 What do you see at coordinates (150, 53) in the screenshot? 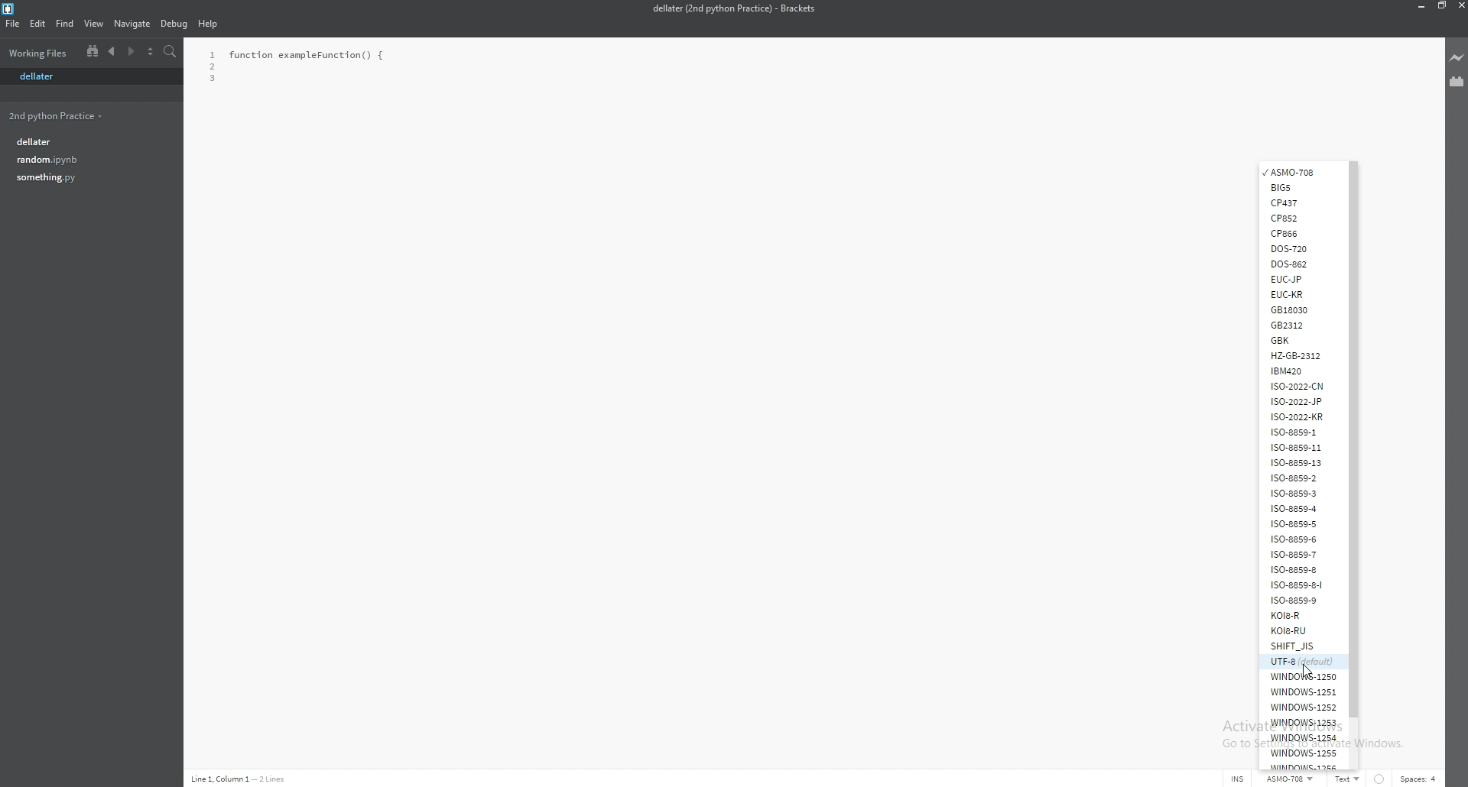
I see `select` at bounding box center [150, 53].